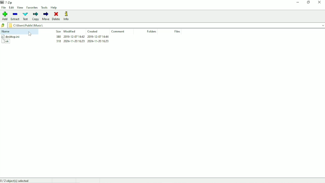 The image size is (325, 183). What do you see at coordinates (319, 2) in the screenshot?
I see `Close` at bounding box center [319, 2].